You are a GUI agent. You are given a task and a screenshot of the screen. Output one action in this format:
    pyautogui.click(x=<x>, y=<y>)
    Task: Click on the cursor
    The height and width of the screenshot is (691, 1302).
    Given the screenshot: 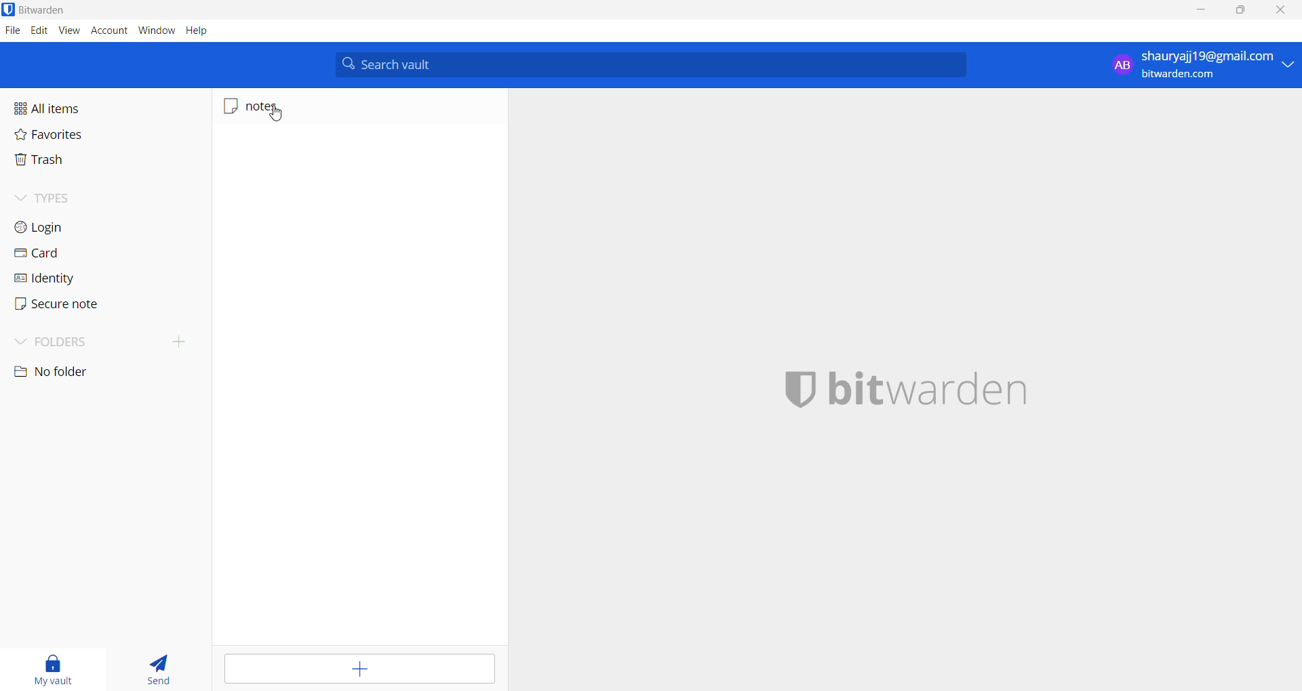 What is the action you would take?
    pyautogui.click(x=272, y=117)
    